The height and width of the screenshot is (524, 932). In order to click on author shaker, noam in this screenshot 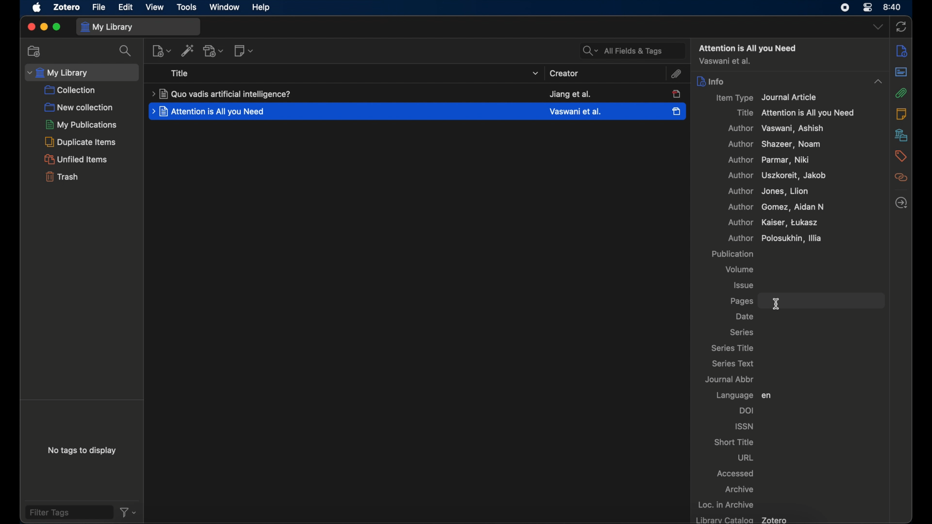, I will do `click(777, 145)`.